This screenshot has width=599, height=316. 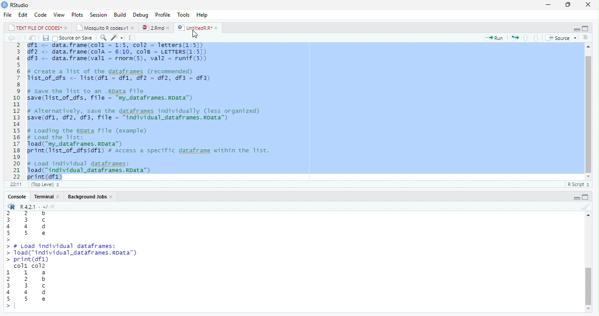 What do you see at coordinates (549, 4) in the screenshot?
I see `Minimize` at bounding box center [549, 4].